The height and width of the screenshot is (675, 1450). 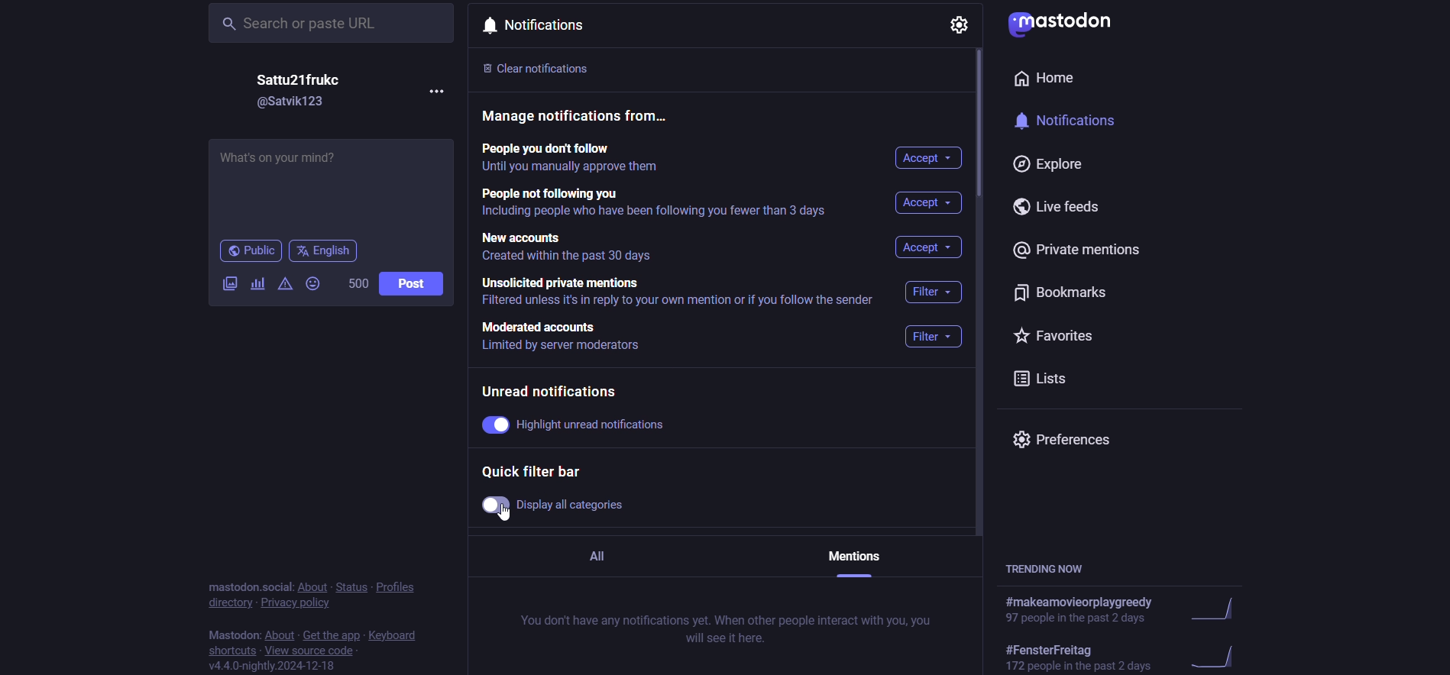 I want to click on Notifications, so click(x=531, y=27).